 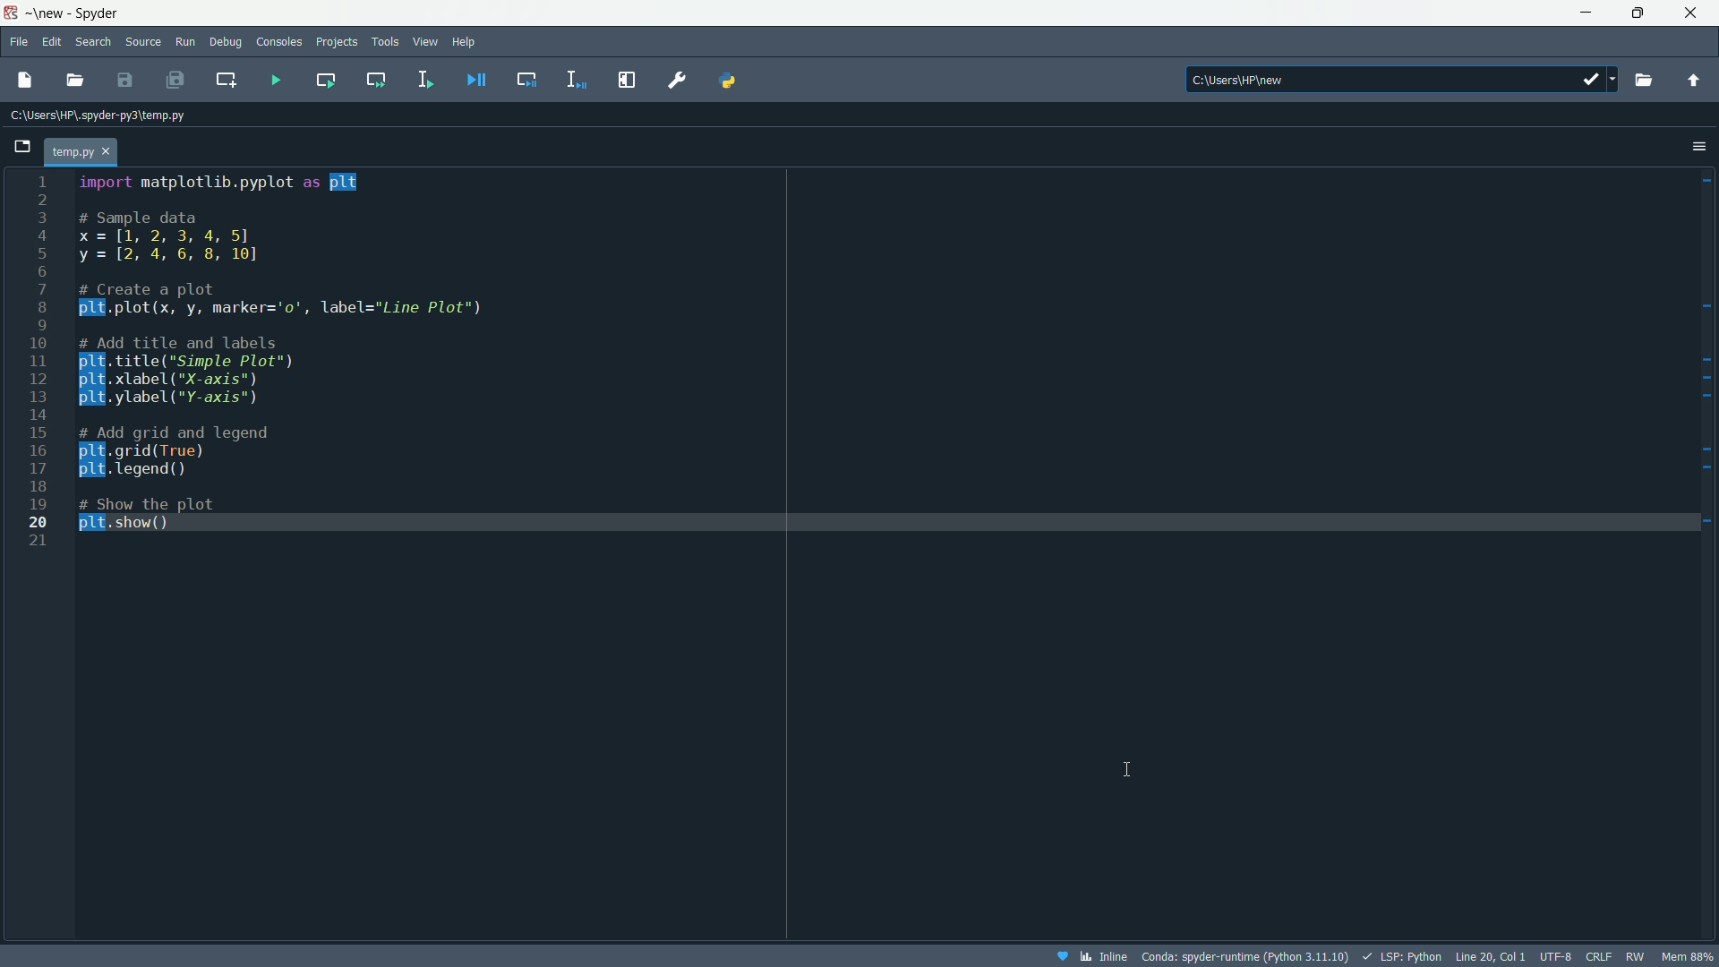 What do you see at coordinates (1090, 956) in the screenshot?
I see `inline` at bounding box center [1090, 956].